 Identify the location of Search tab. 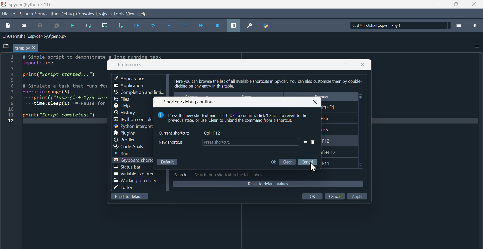
(268, 174).